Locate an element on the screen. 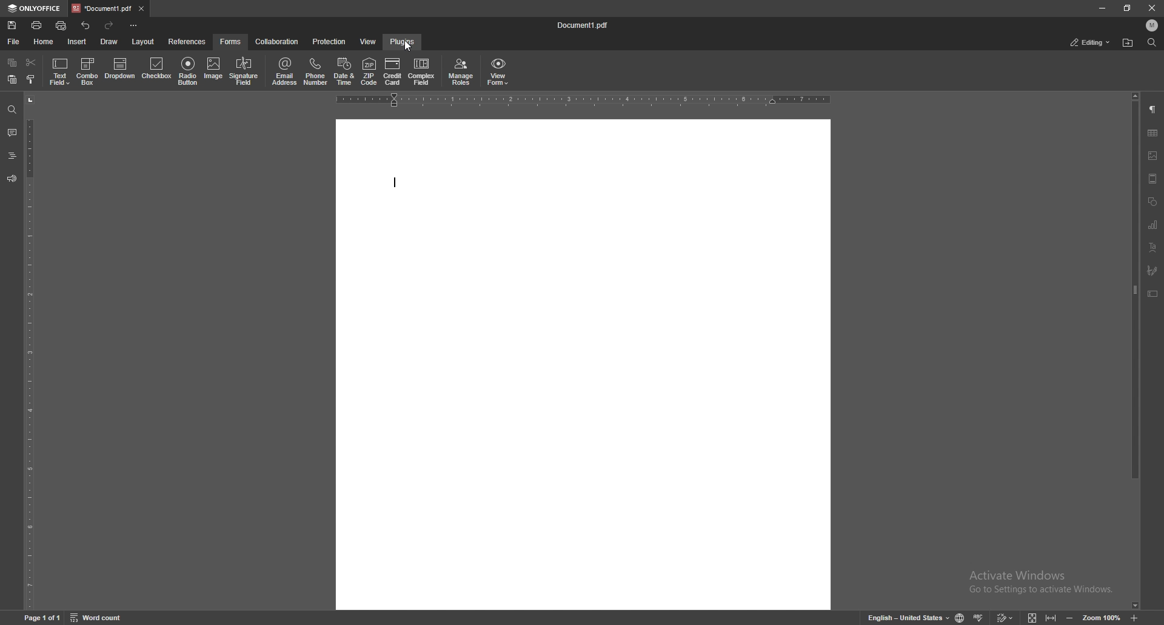 This screenshot has height=625, width=1164. page is located at coordinates (42, 618).